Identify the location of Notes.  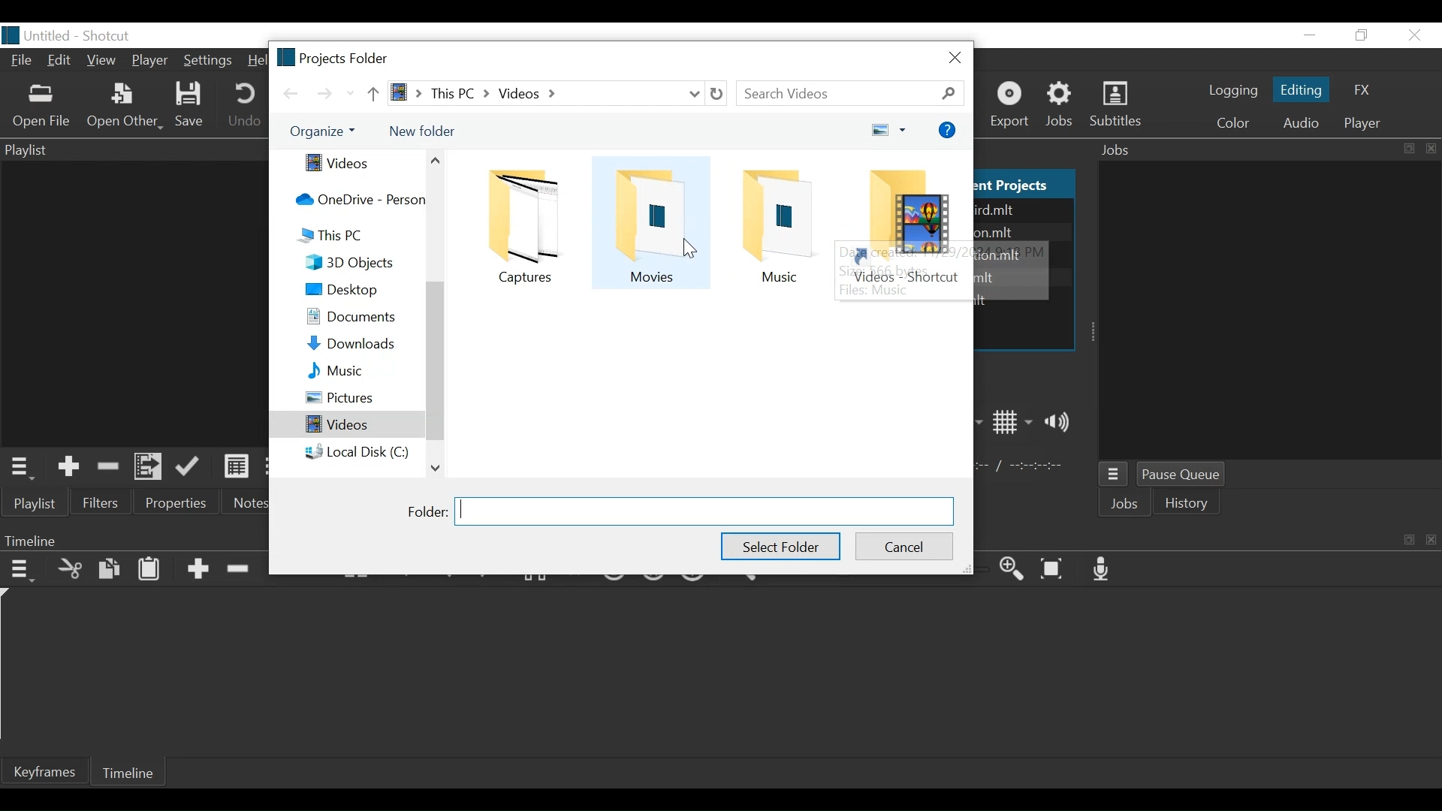
(244, 502).